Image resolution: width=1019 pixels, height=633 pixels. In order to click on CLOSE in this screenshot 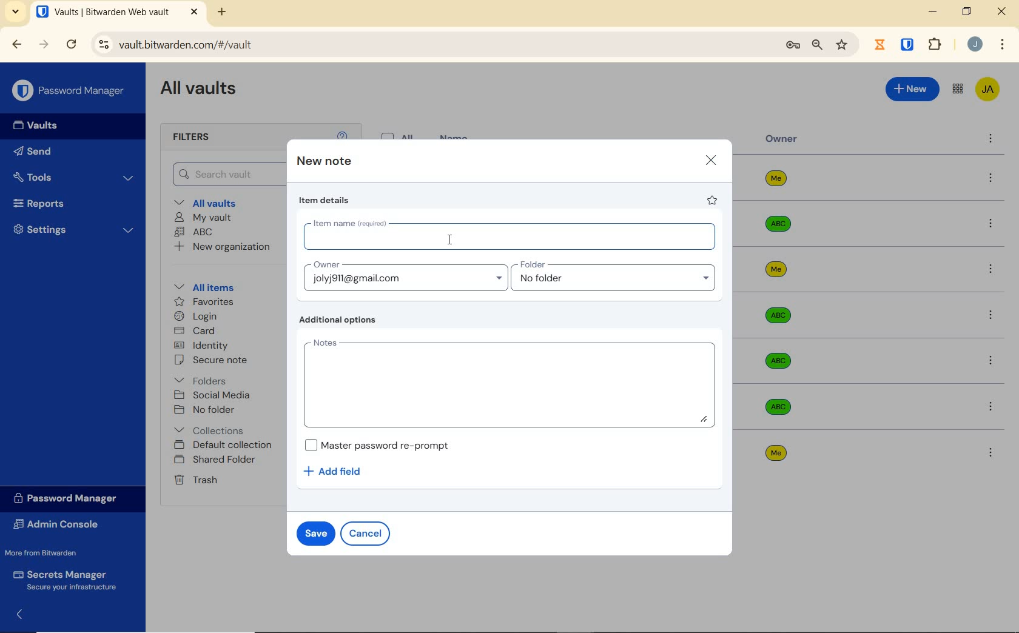, I will do `click(1003, 15)`.